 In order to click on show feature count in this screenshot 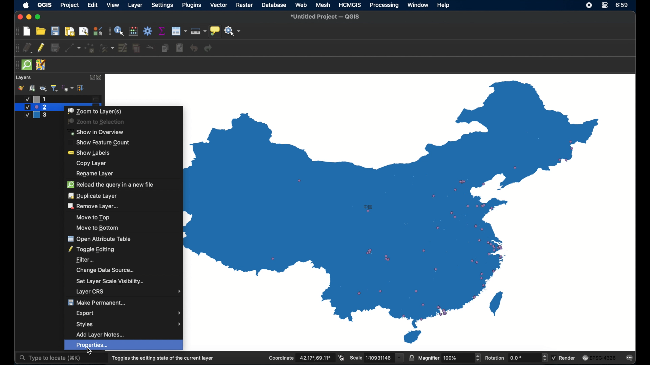, I will do `click(103, 143)`.